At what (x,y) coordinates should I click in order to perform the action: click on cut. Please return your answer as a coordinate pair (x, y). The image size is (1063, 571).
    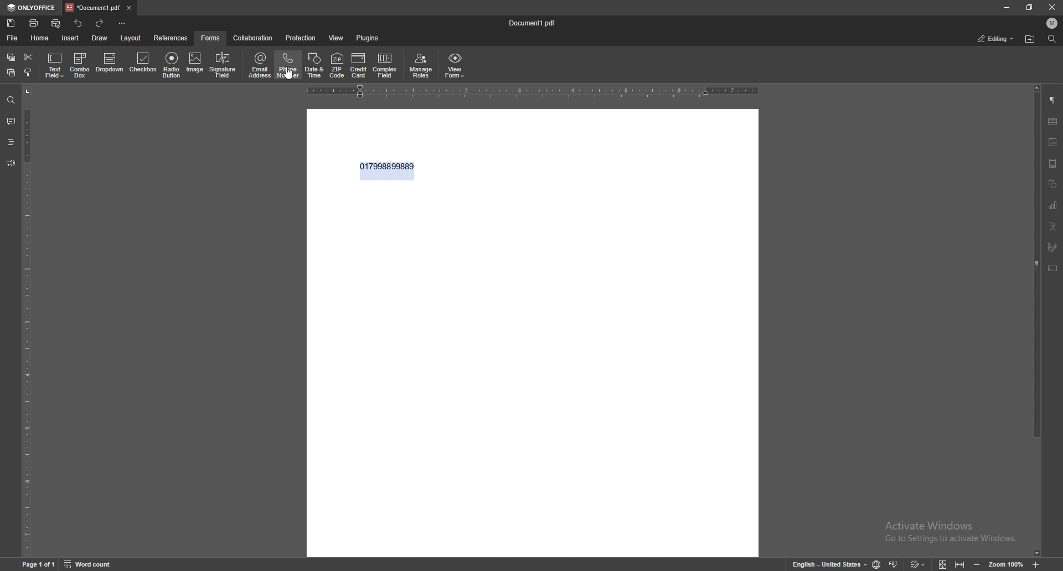
    Looking at the image, I should click on (28, 57).